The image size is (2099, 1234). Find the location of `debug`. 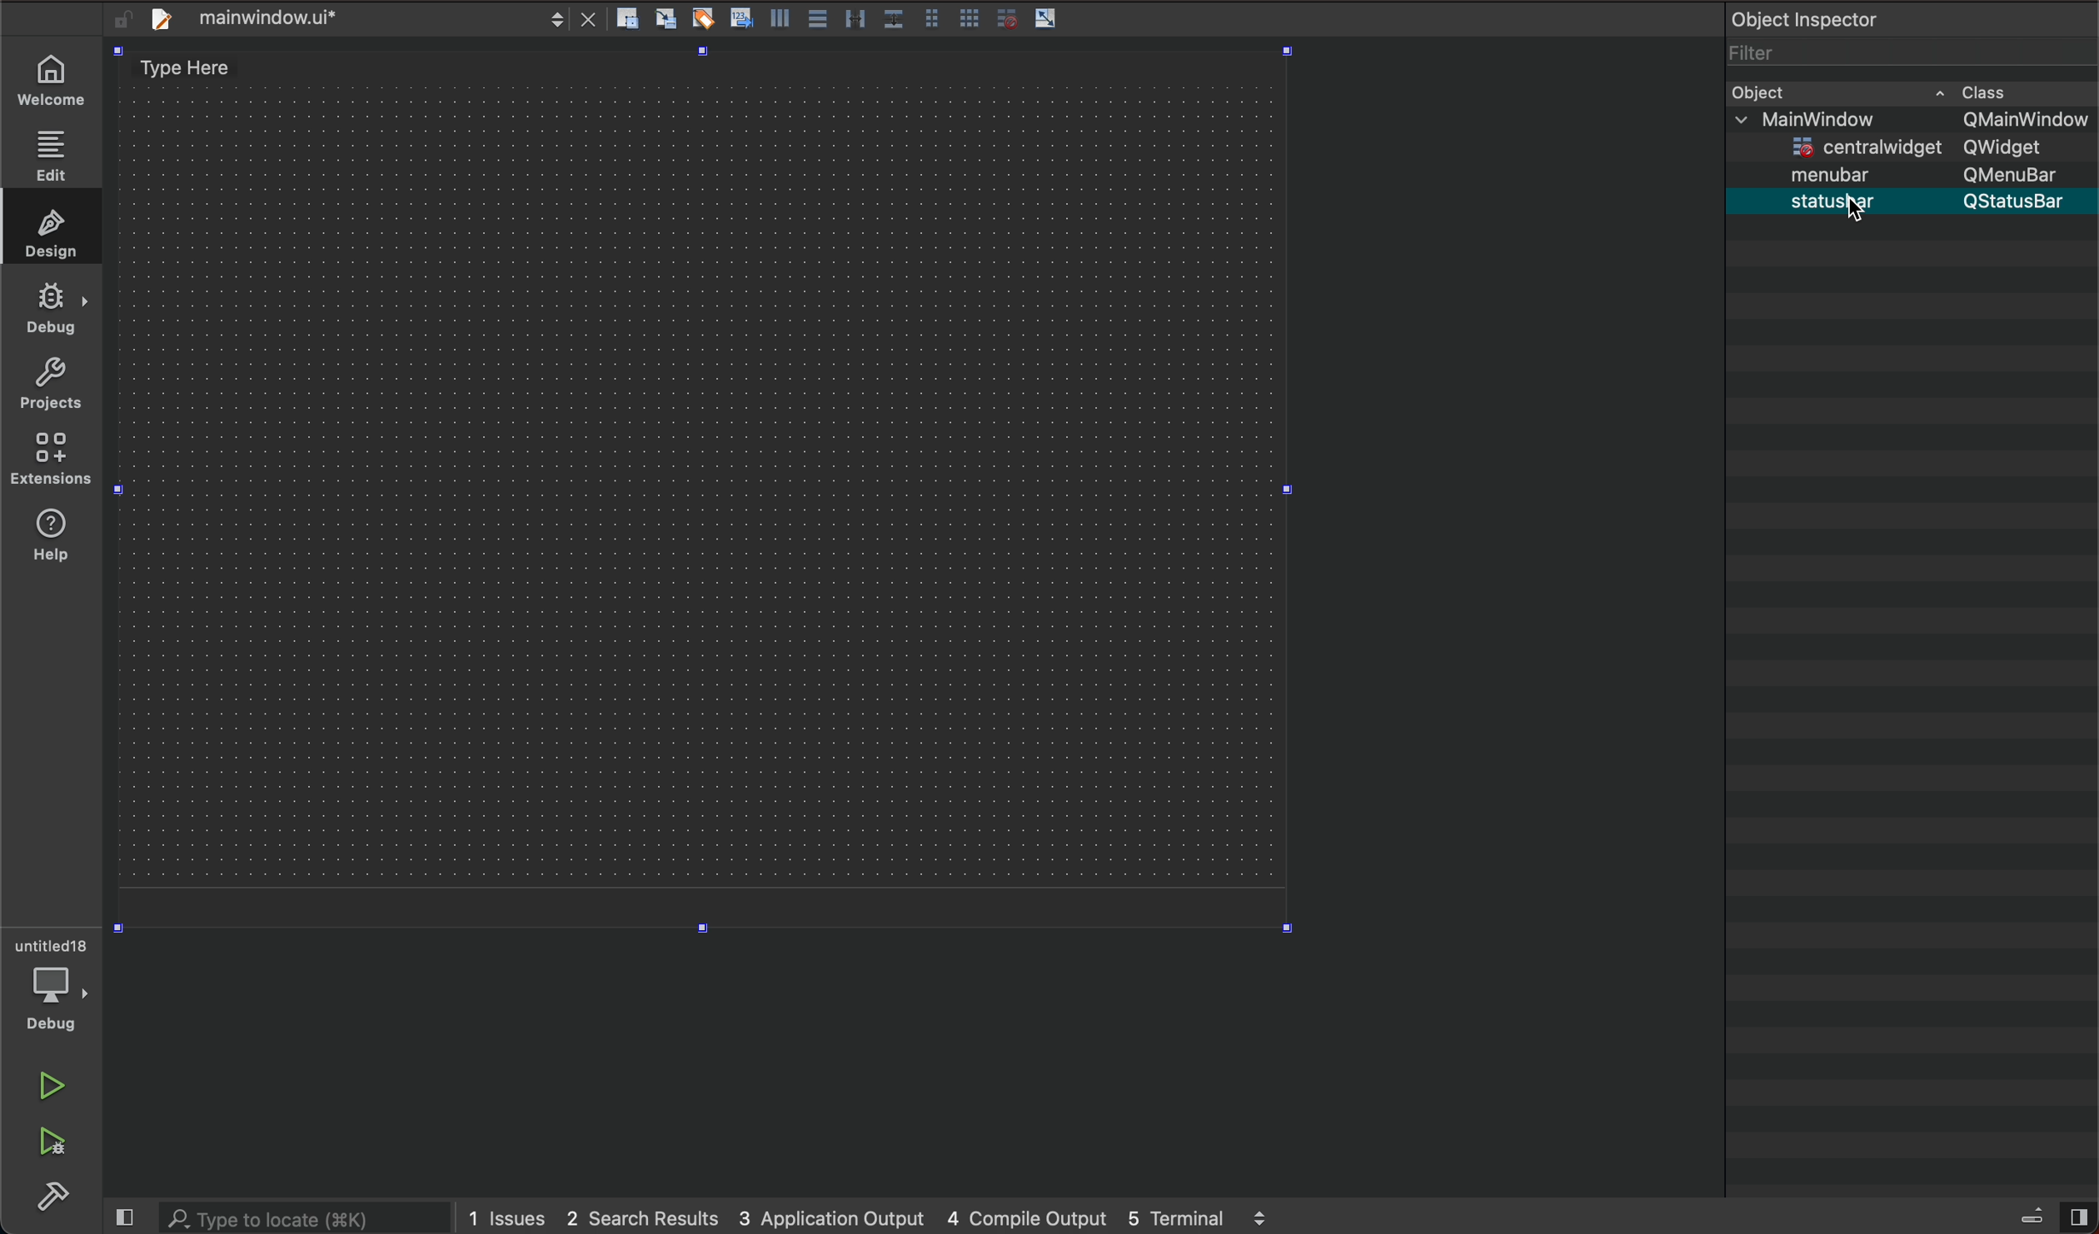

debug is located at coordinates (50, 315).